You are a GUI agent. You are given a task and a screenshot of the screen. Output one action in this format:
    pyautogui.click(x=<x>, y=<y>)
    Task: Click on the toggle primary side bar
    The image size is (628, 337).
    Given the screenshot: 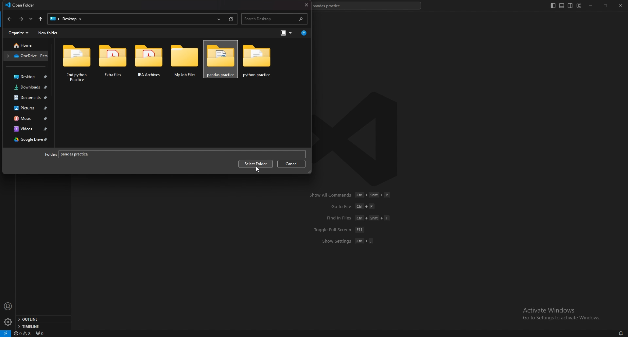 What is the action you would take?
    pyautogui.click(x=553, y=6)
    